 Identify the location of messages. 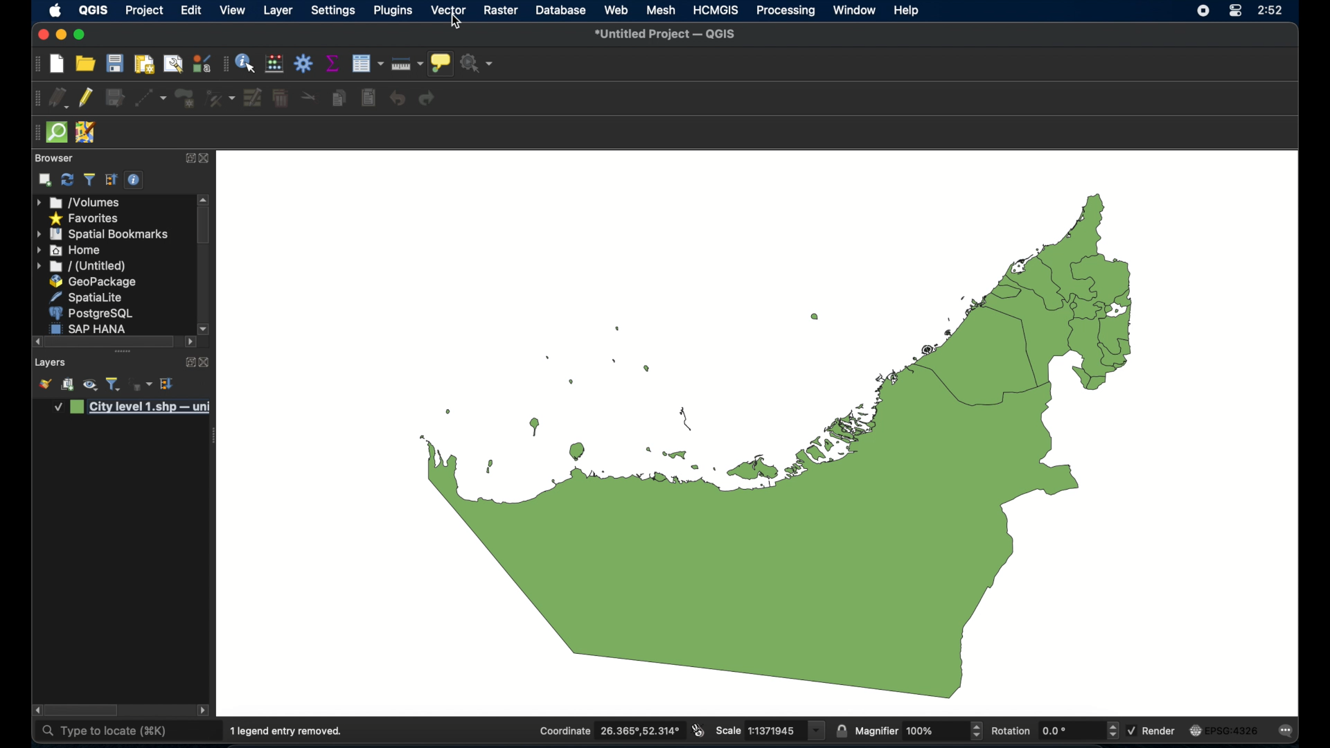
(1289, 731).